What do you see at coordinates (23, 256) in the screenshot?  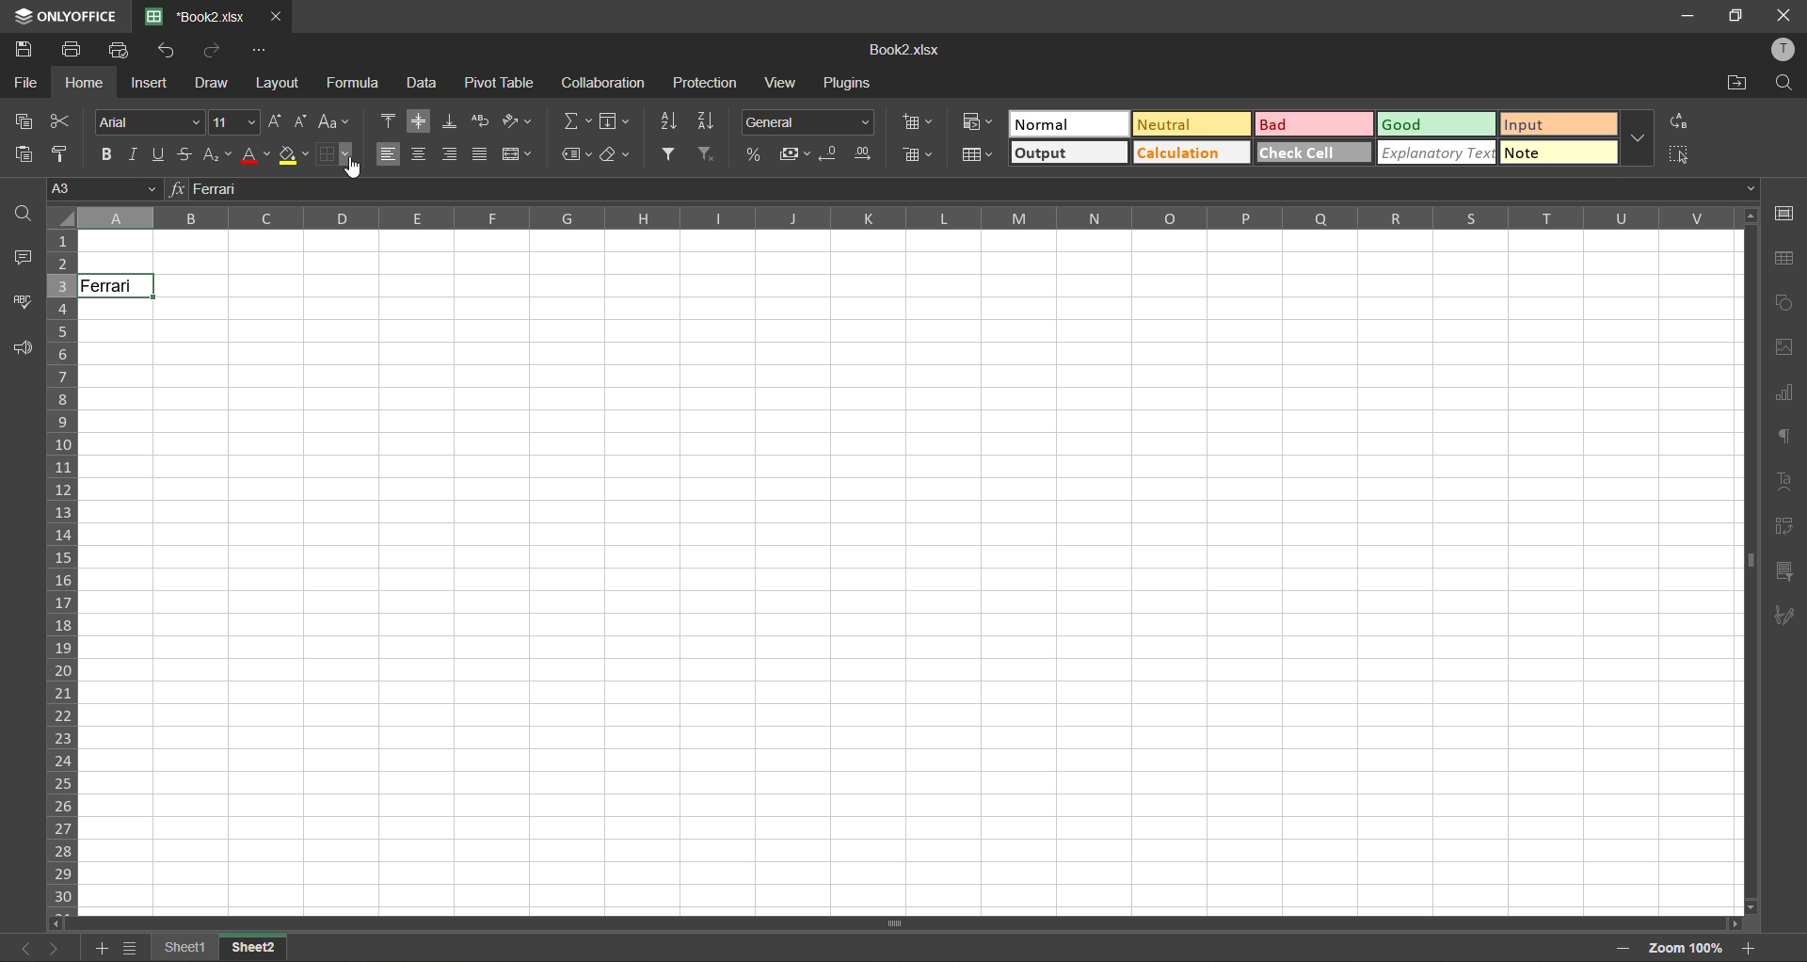 I see `comments` at bounding box center [23, 256].